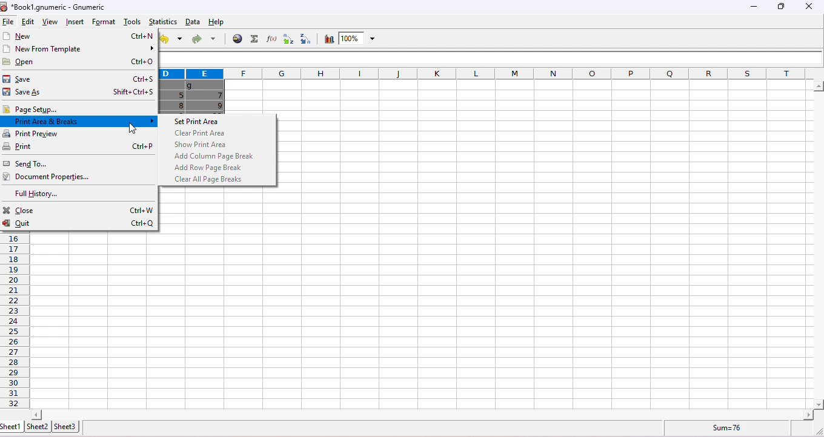  Describe the element at coordinates (752, 8) in the screenshot. I see `minimize` at that location.